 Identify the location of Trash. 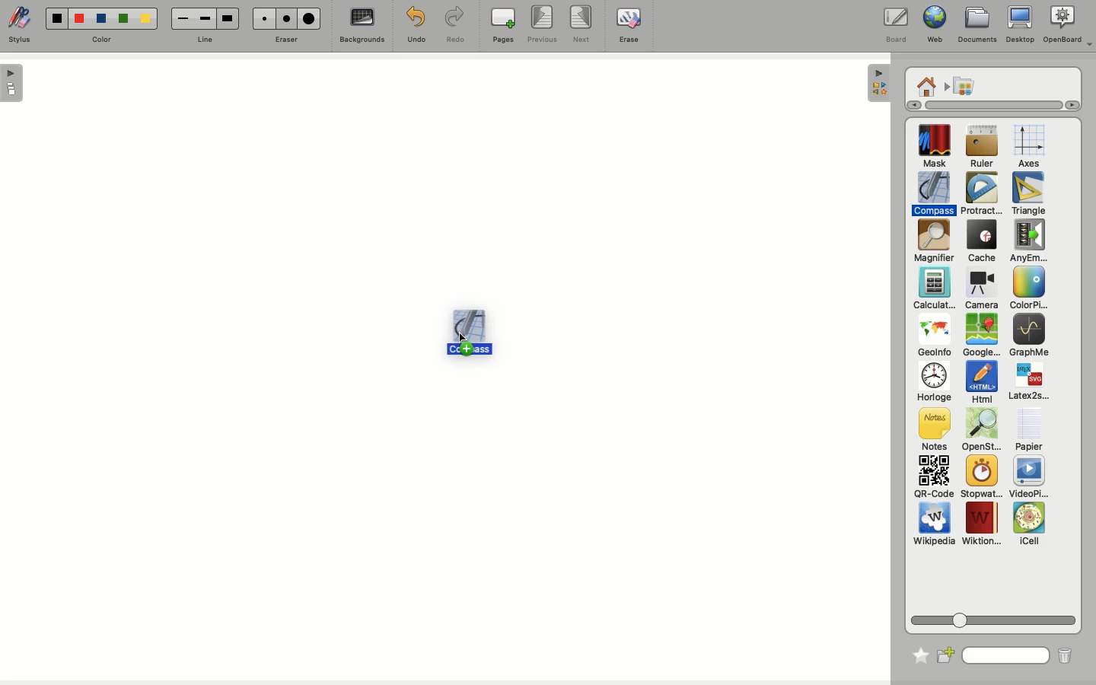
(1063, 655).